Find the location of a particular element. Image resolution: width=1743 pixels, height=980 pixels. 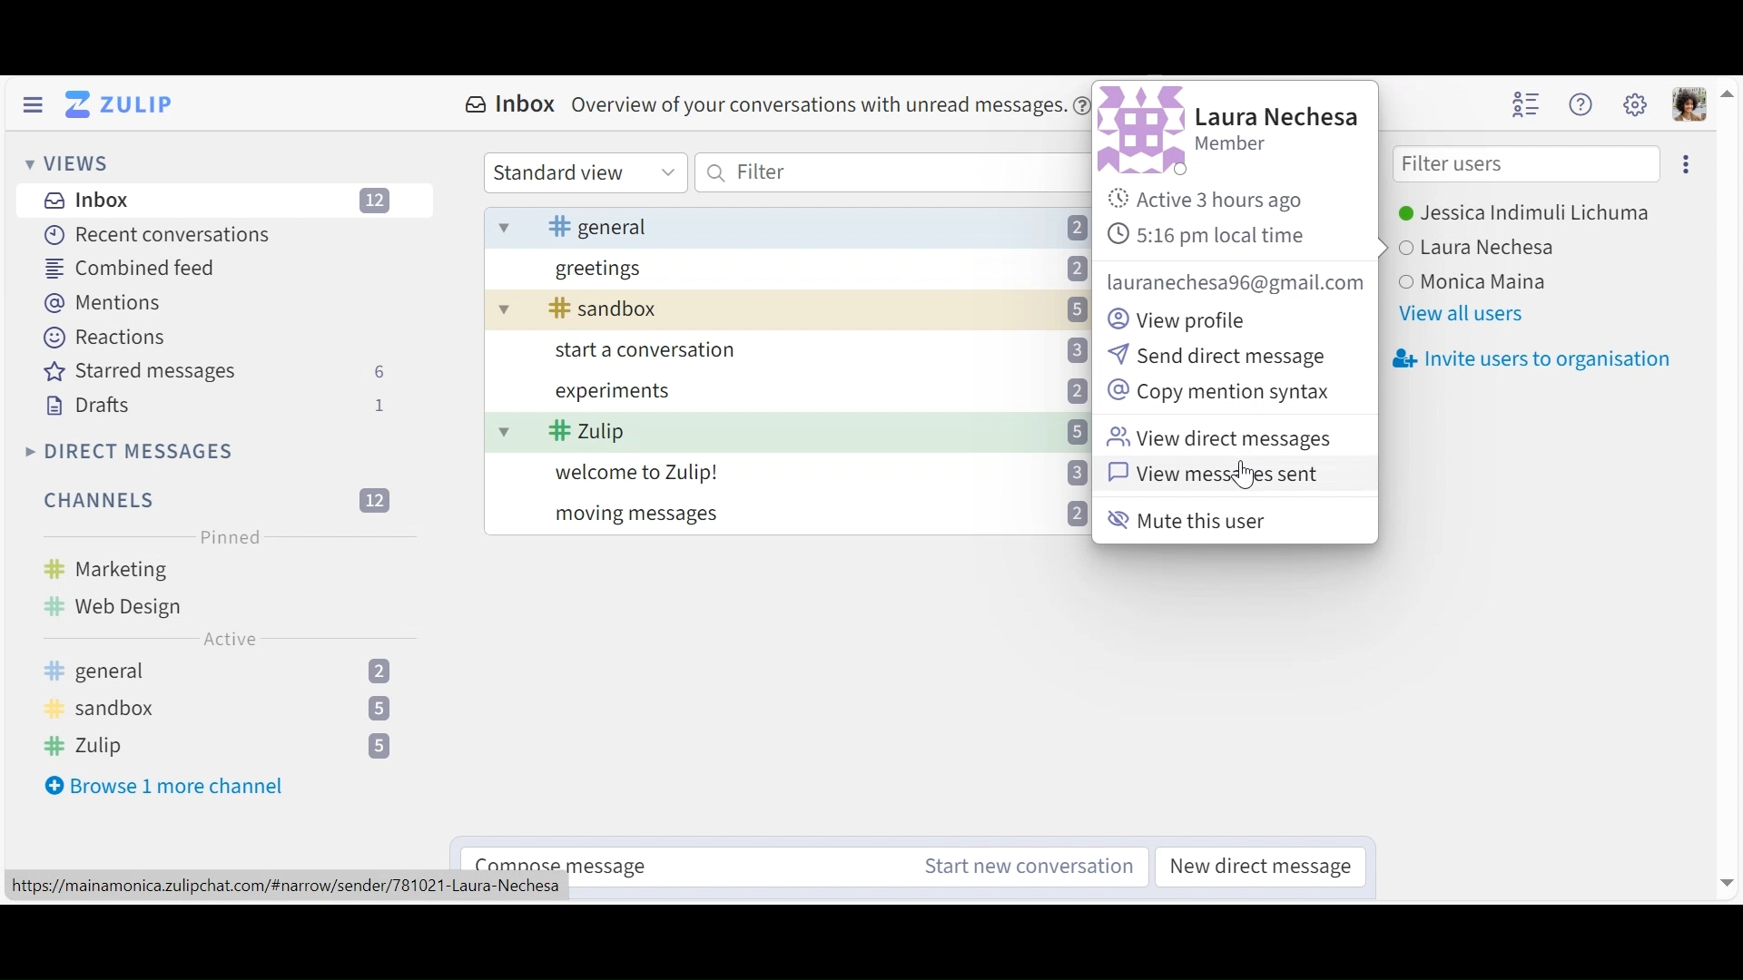

sandbox is located at coordinates (218, 710).